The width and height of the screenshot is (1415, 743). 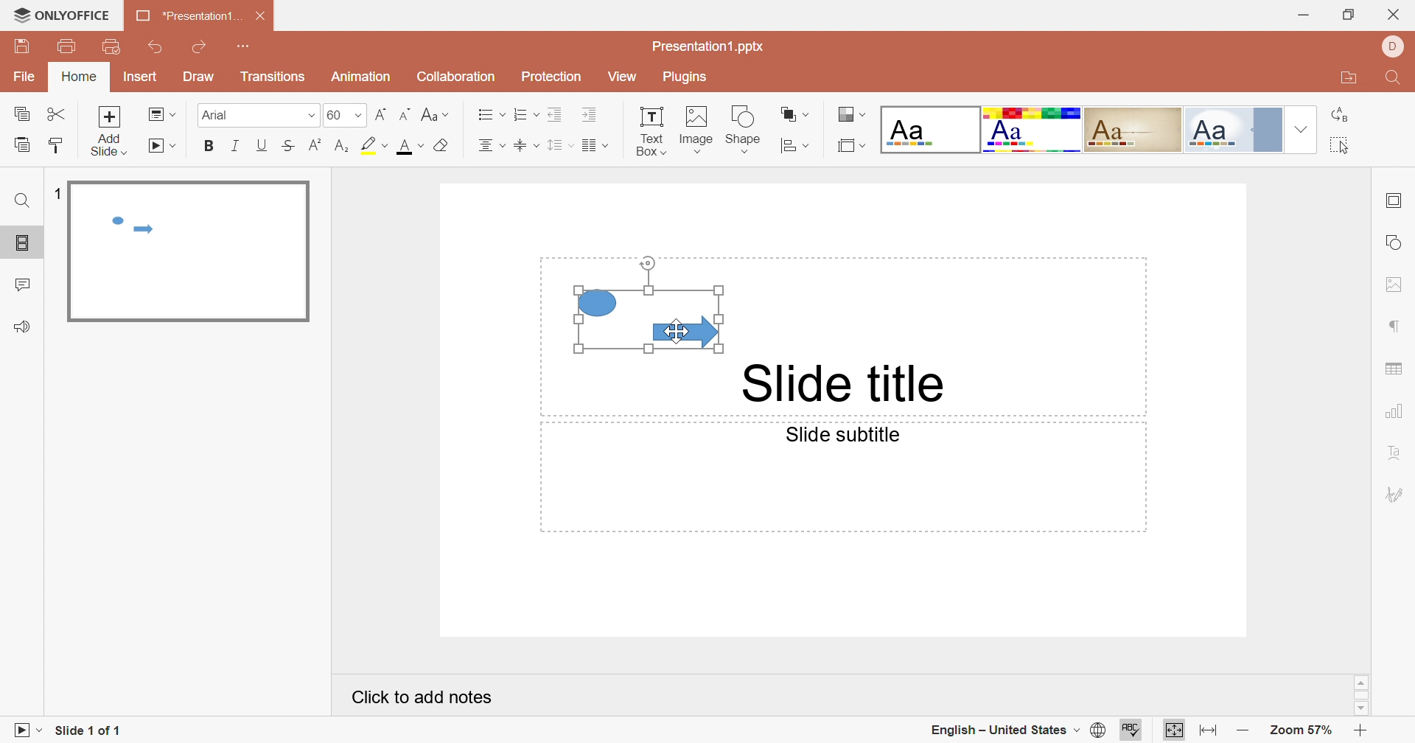 I want to click on Cursor, so click(x=677, y=334).